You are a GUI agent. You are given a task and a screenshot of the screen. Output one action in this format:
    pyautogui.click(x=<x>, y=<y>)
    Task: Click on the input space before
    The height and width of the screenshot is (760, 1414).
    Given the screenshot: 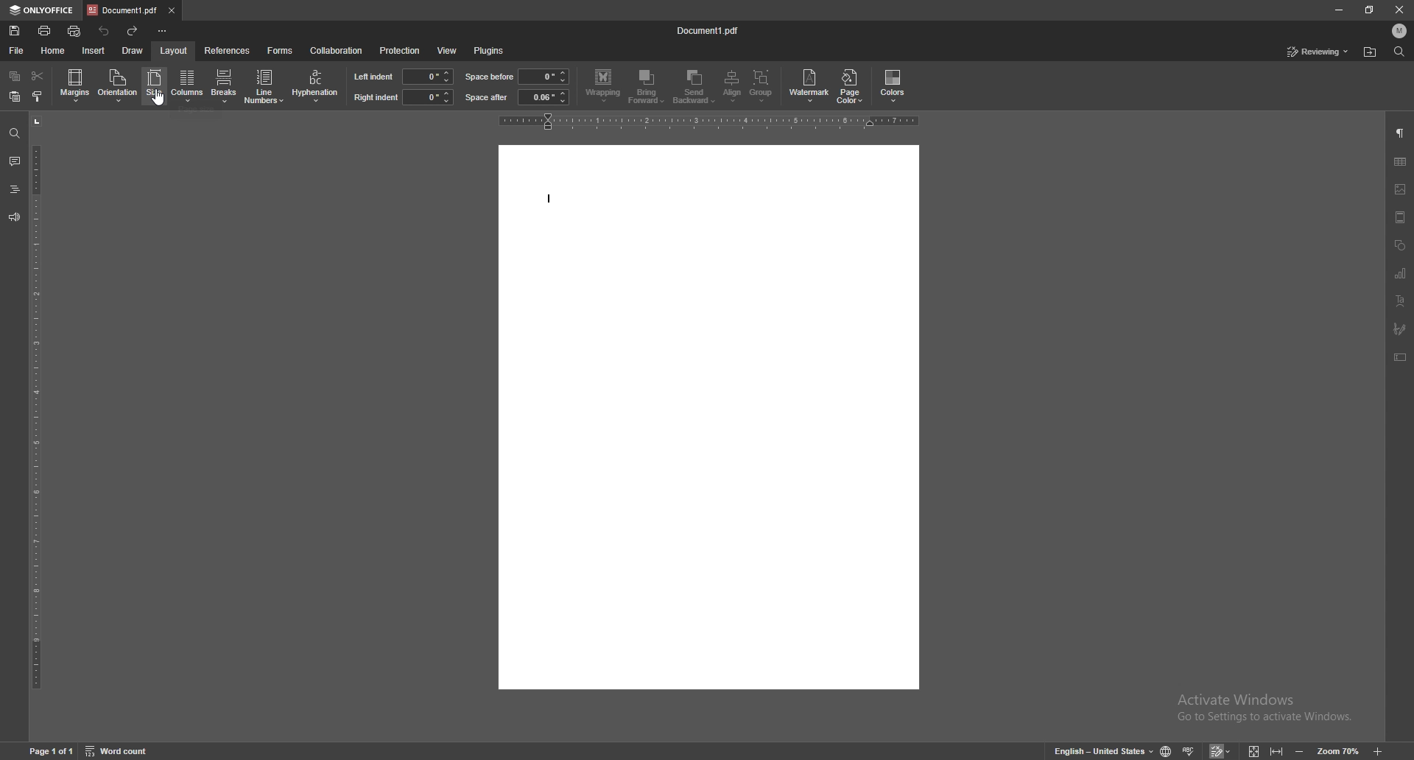 What is the action you would take?
    pyautogui.click(x=542, y=77)
    